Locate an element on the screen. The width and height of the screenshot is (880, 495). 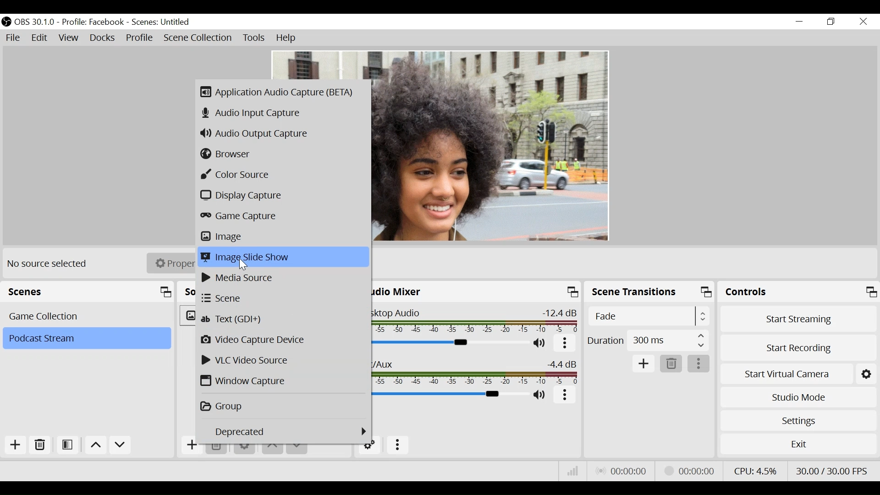
Help is located at coordinates (286, 38).